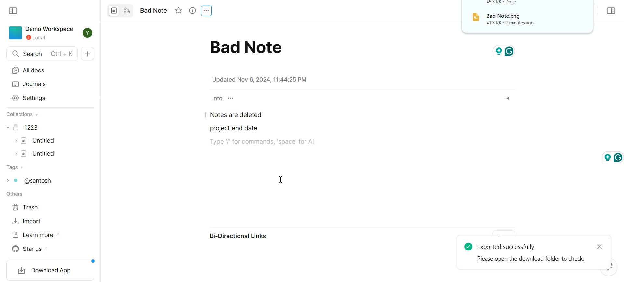 The height and width of the screenshot is (282, 624). What do you see at coordinates (504, 50) in the screenshot?
I see `grammarly` at bounding box center [504, 50].